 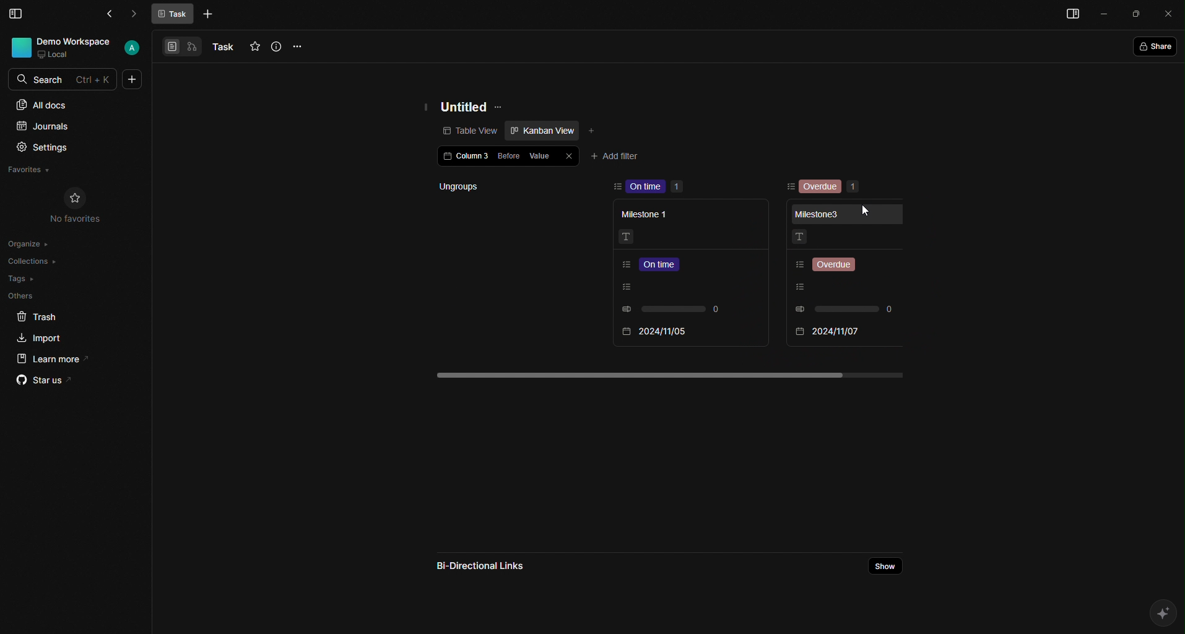 I want to click on Value, so click(x=540, y=154).